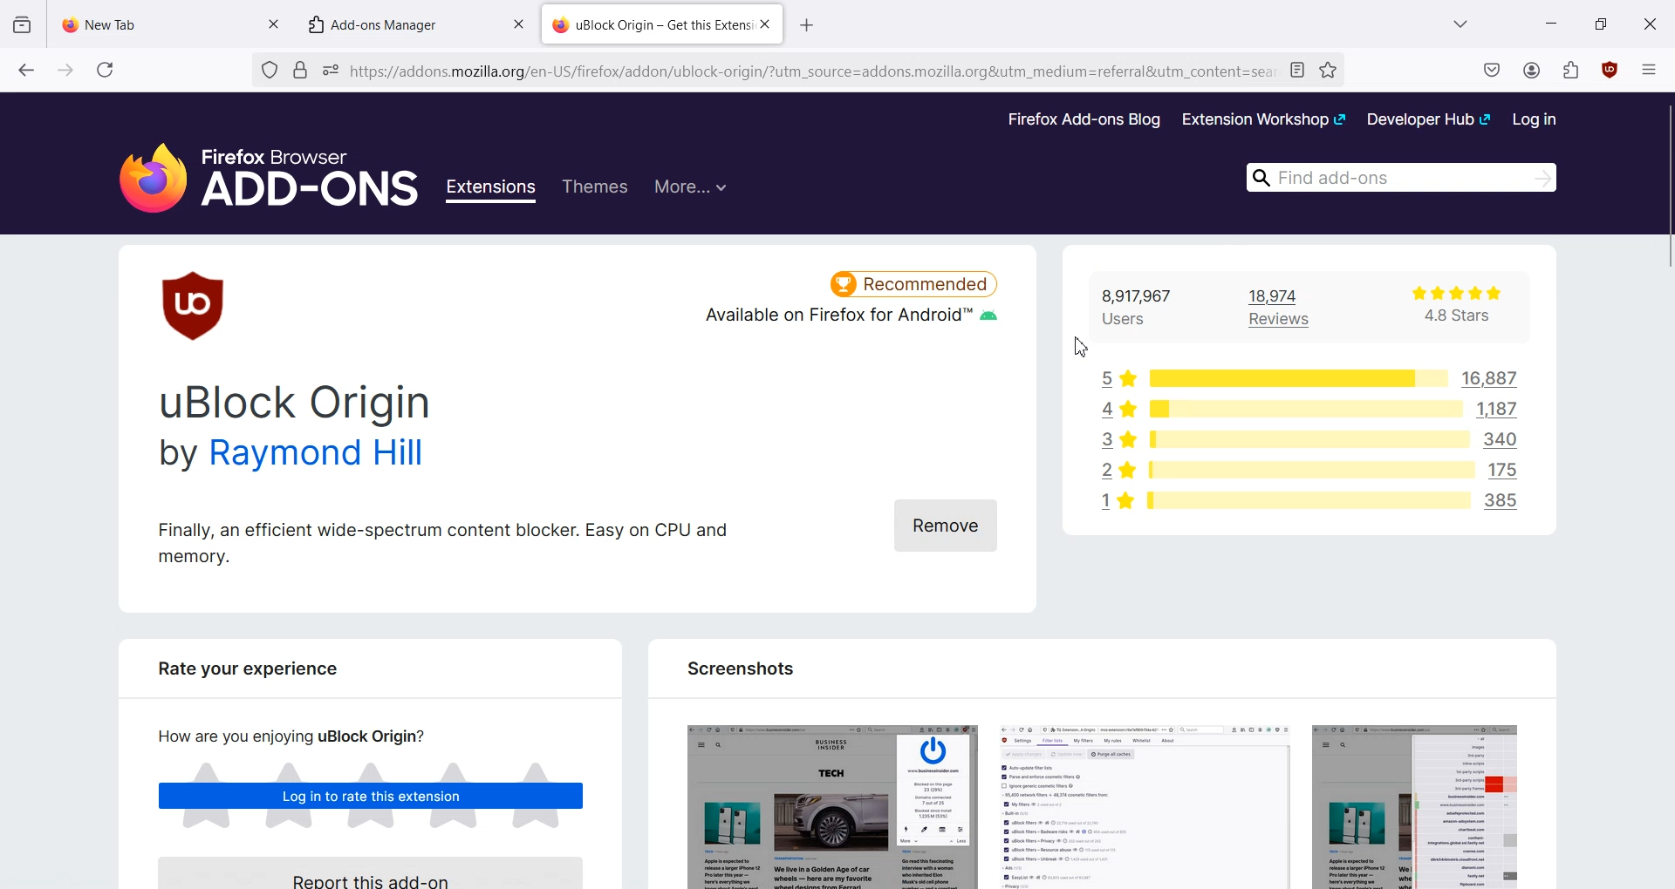  Describe the element at coordinates (106, 70) in the screenshot. I see `Refresh` at that location.